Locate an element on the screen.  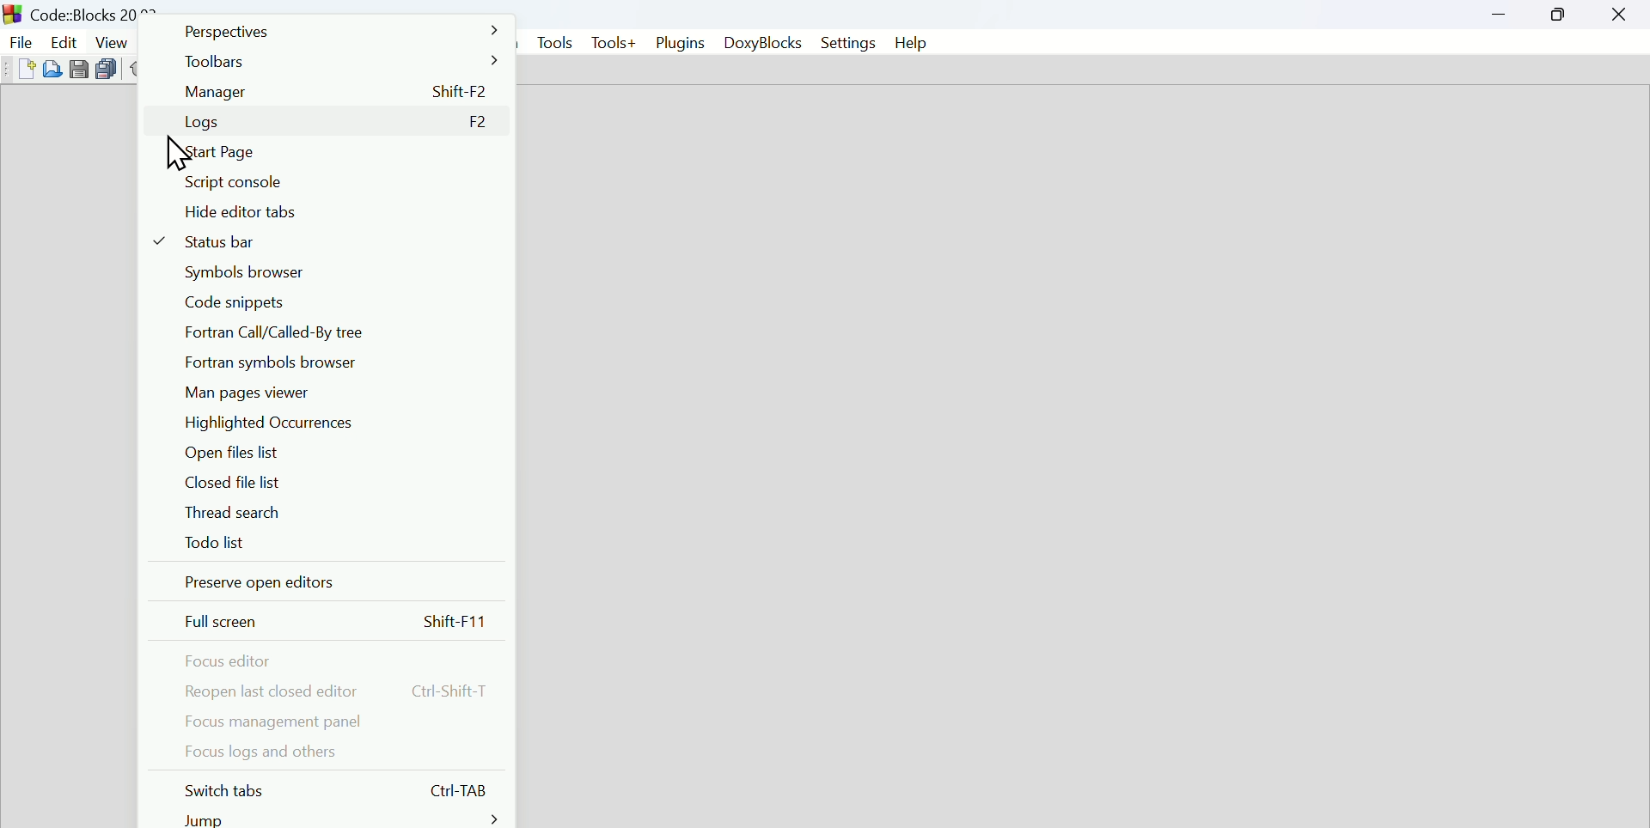
Perspectives is located at coordinates (336, 31).